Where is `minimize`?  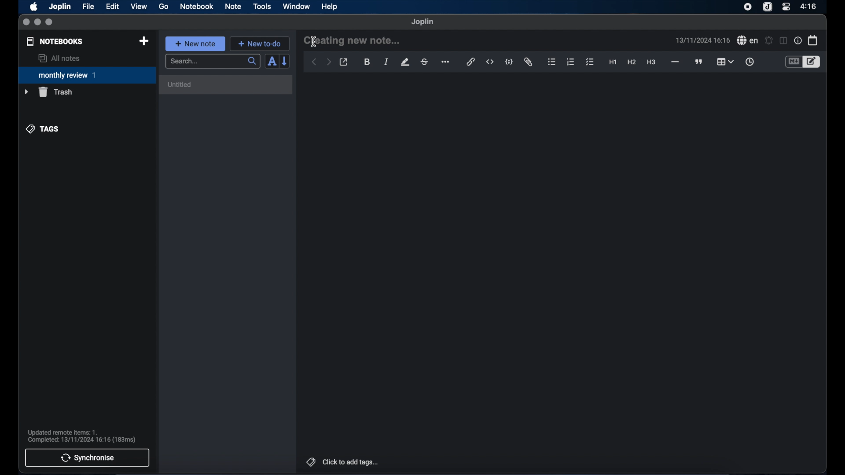 minimize is located at coordinates (37, 22).